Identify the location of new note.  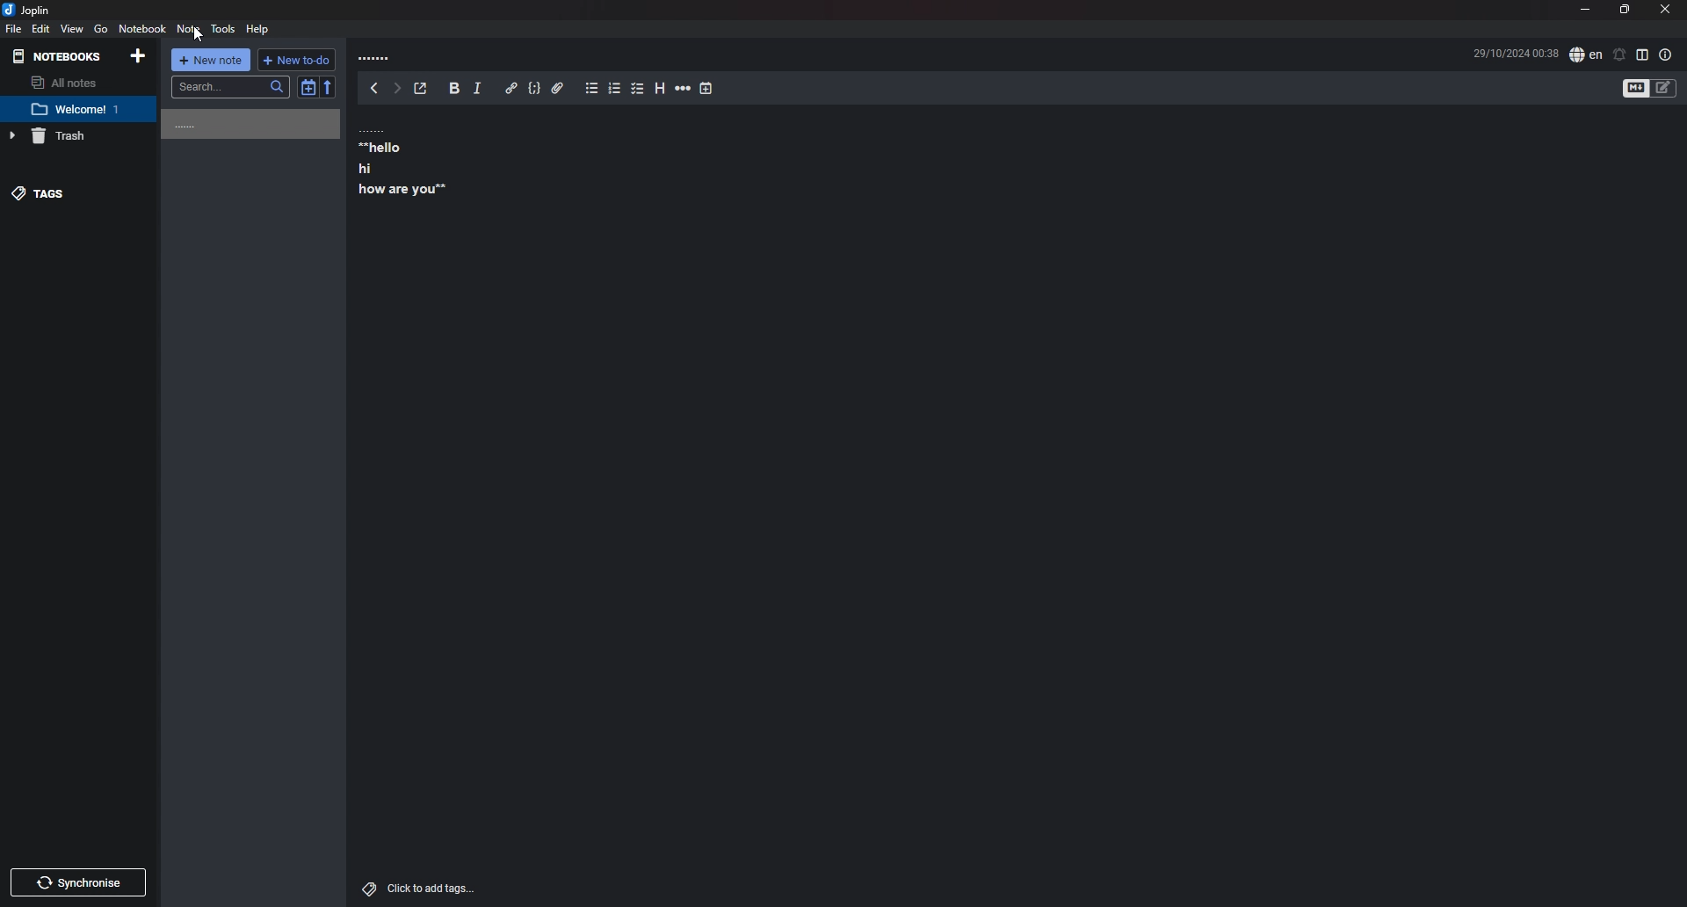
(211, 59).